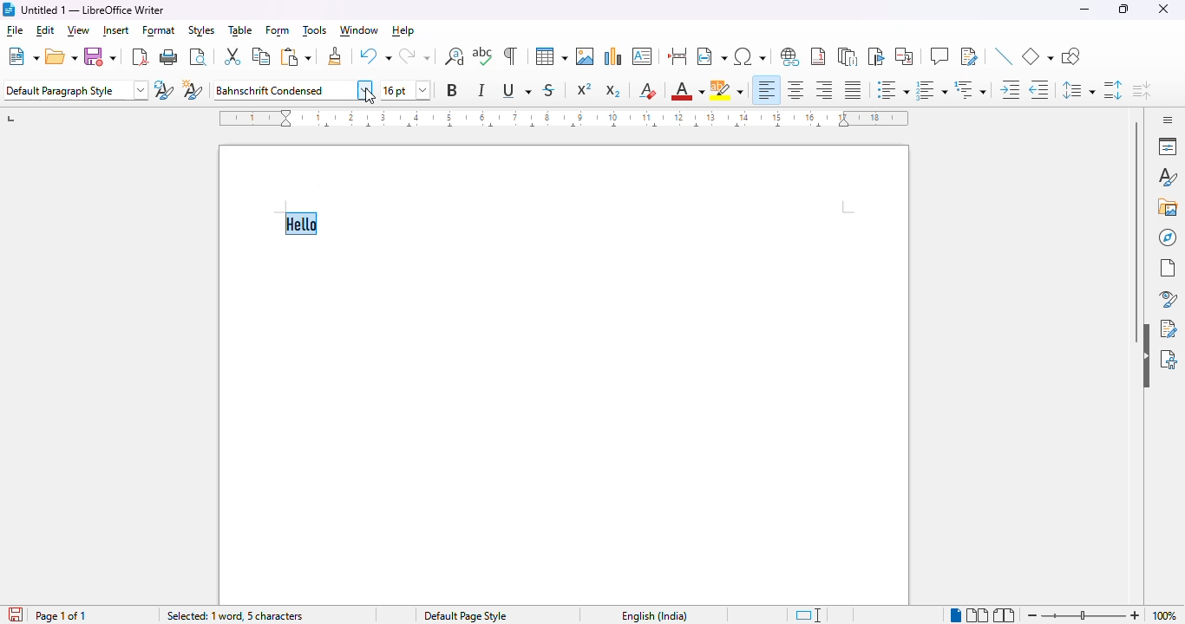 The image size is (1185, 624). Describe the element at coordinates (1003, 55) in the screenshot. I see `insert line` at that location.